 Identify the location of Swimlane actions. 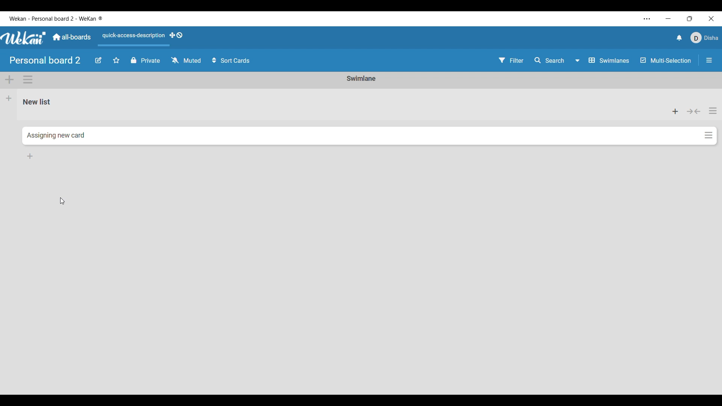
(28, 80).